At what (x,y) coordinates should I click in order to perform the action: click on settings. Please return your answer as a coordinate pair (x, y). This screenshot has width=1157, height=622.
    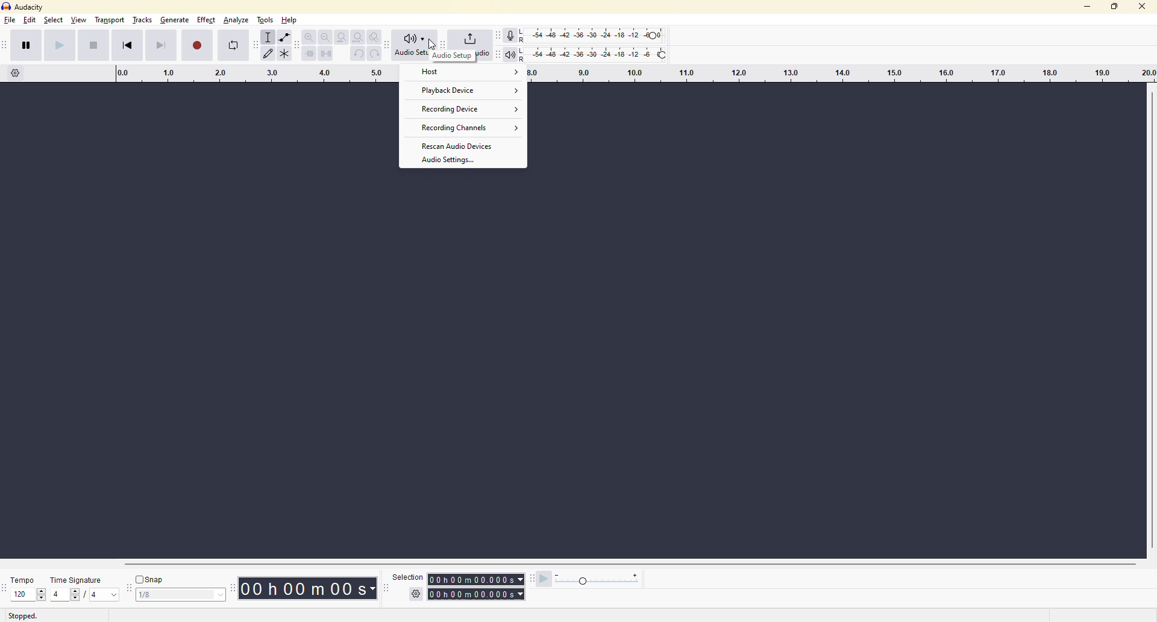
    Looking at the image, I should click on (414, 594).